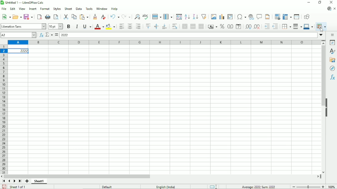 The height and width of the screenshot is (189, 337). Describe the element at coordinates (39, 181) in the screenshot. I see `Sheet 1` at that location.